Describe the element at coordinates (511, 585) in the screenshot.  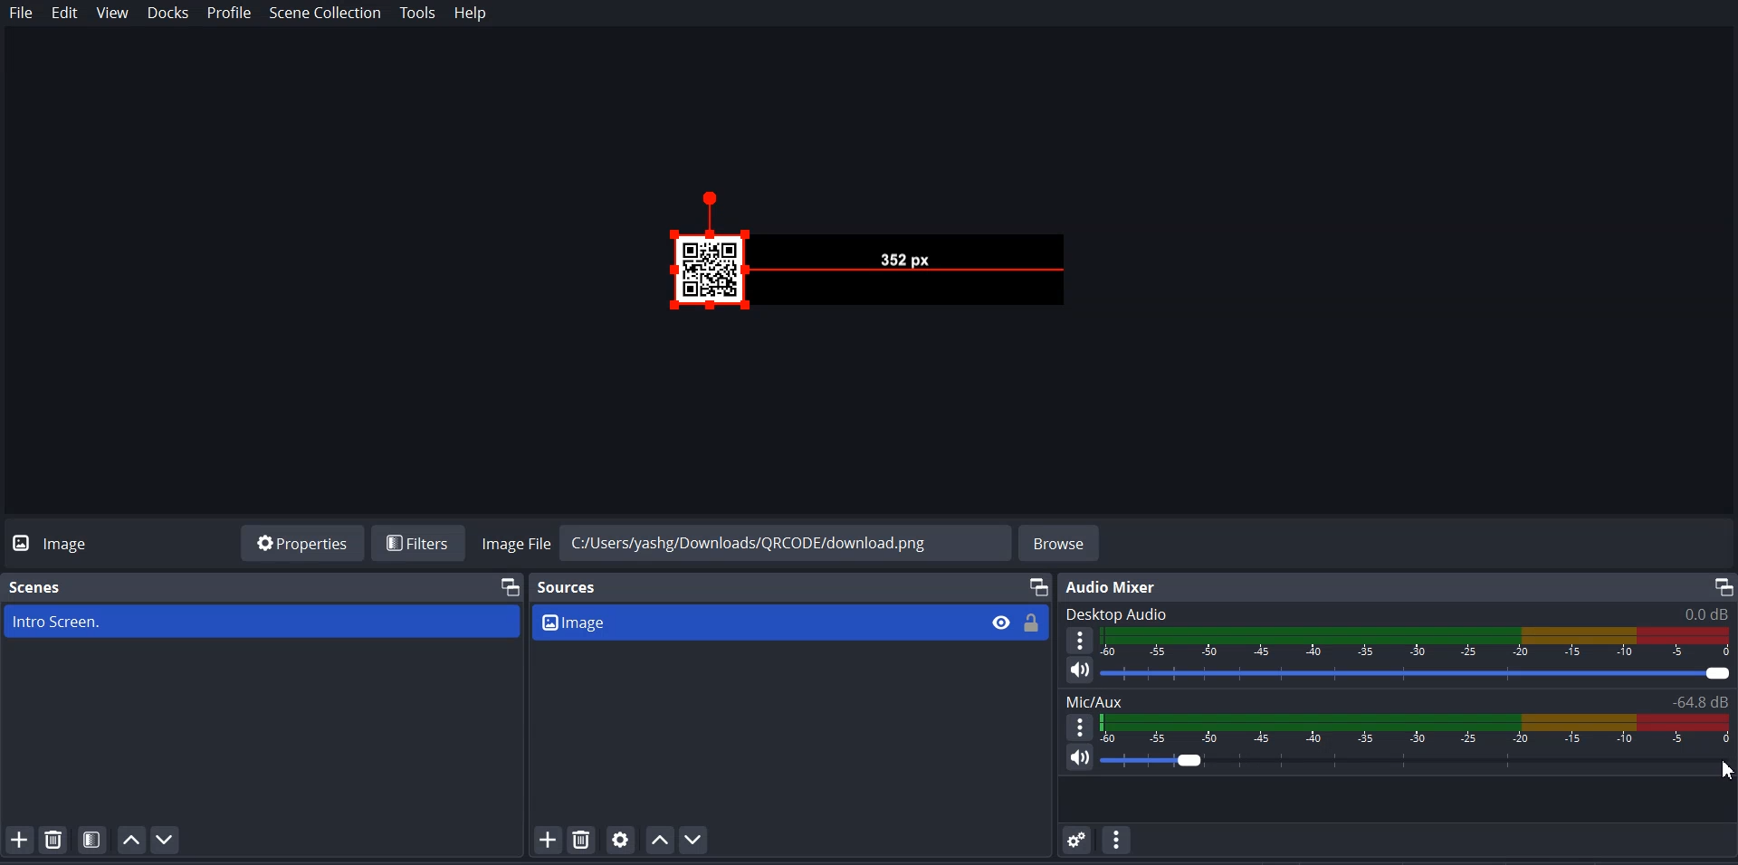
I see `Maximize` at that location.